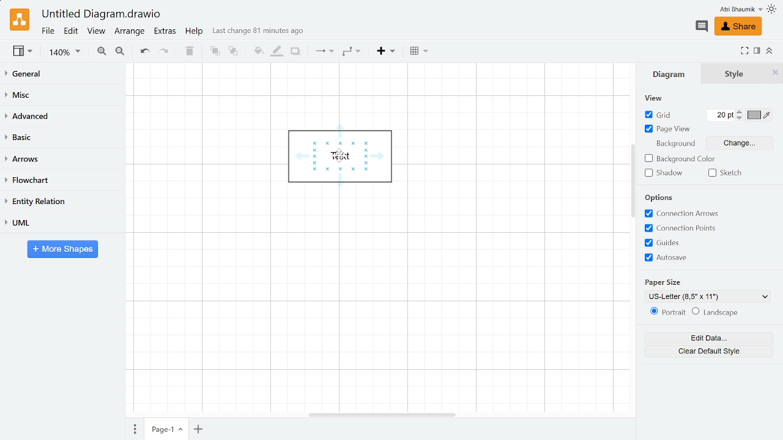 The image size is (783, 440). Describe the element at coordinates (677, 145) in the screenshot. I see `background` at that location.